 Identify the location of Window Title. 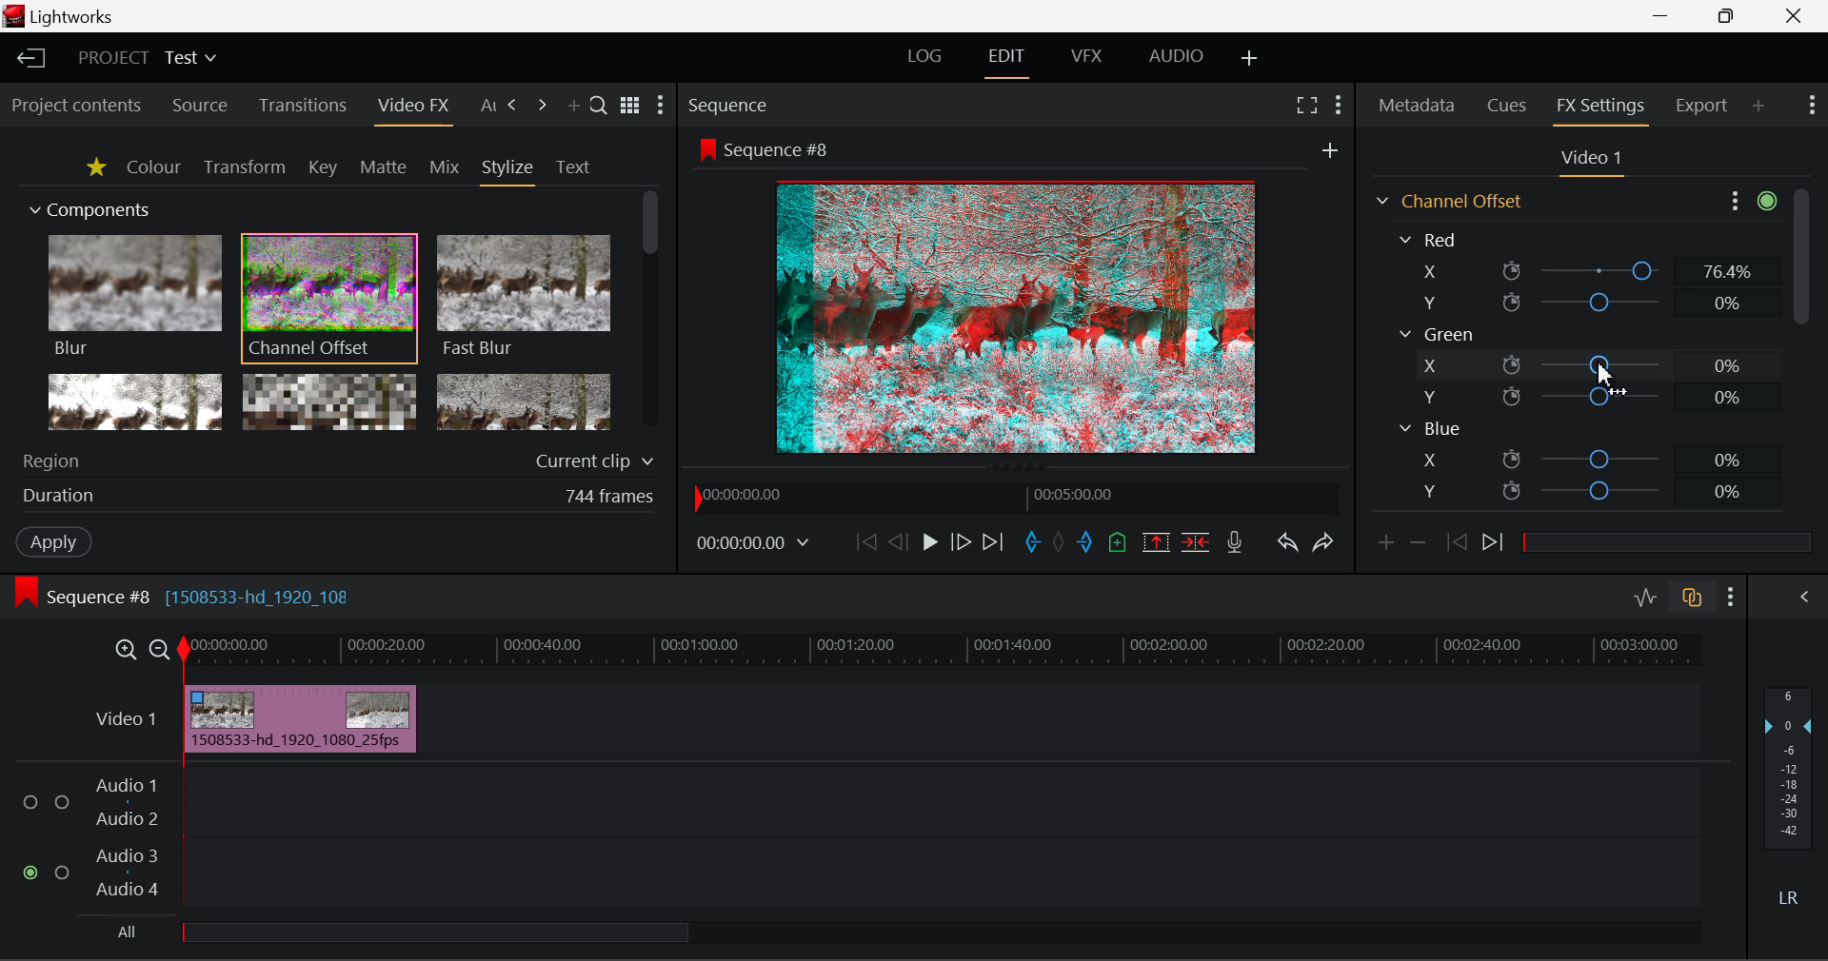
(72, 17).